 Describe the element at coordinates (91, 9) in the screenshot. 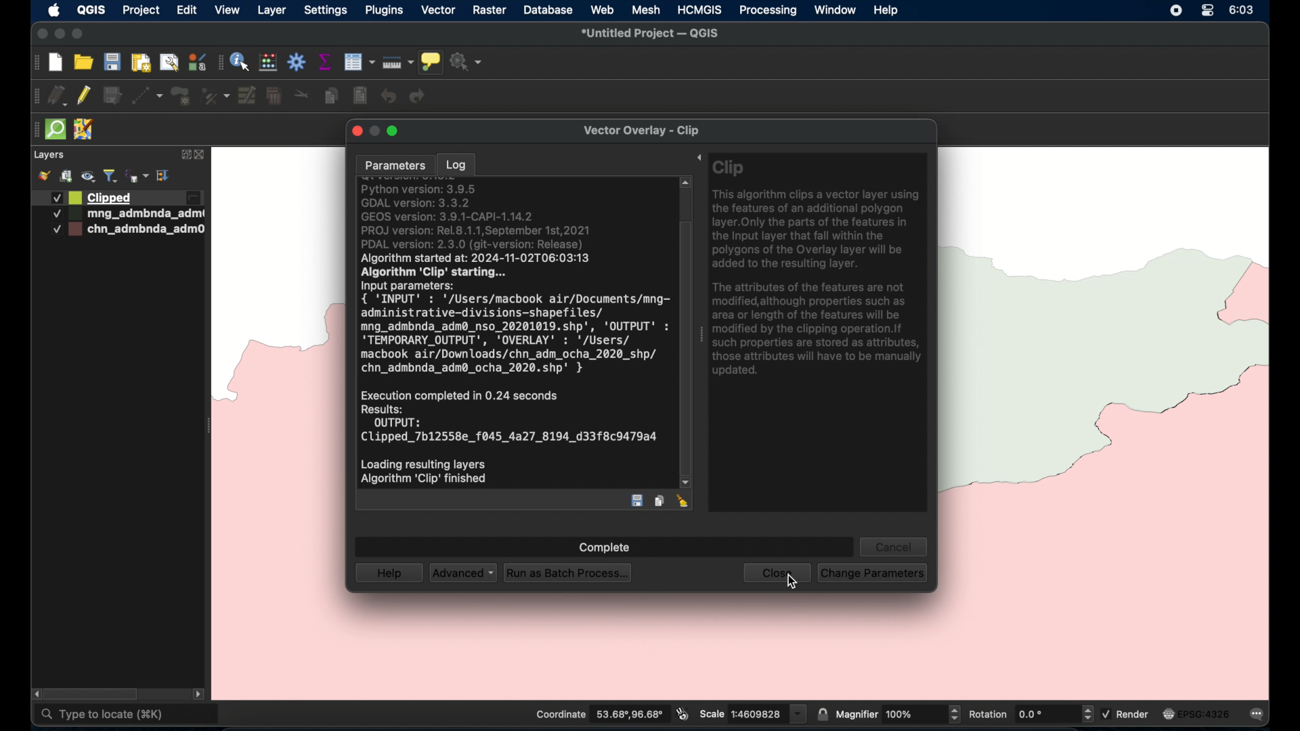

I see `QGIS` at that location.